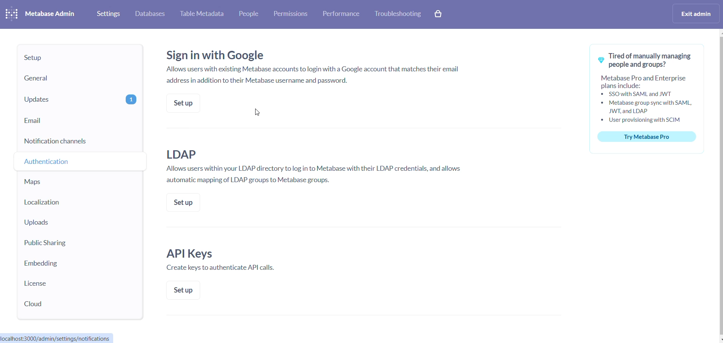 The width and height of the screenshot is (723, 343). I want to click on cursor, so click(42, 164).